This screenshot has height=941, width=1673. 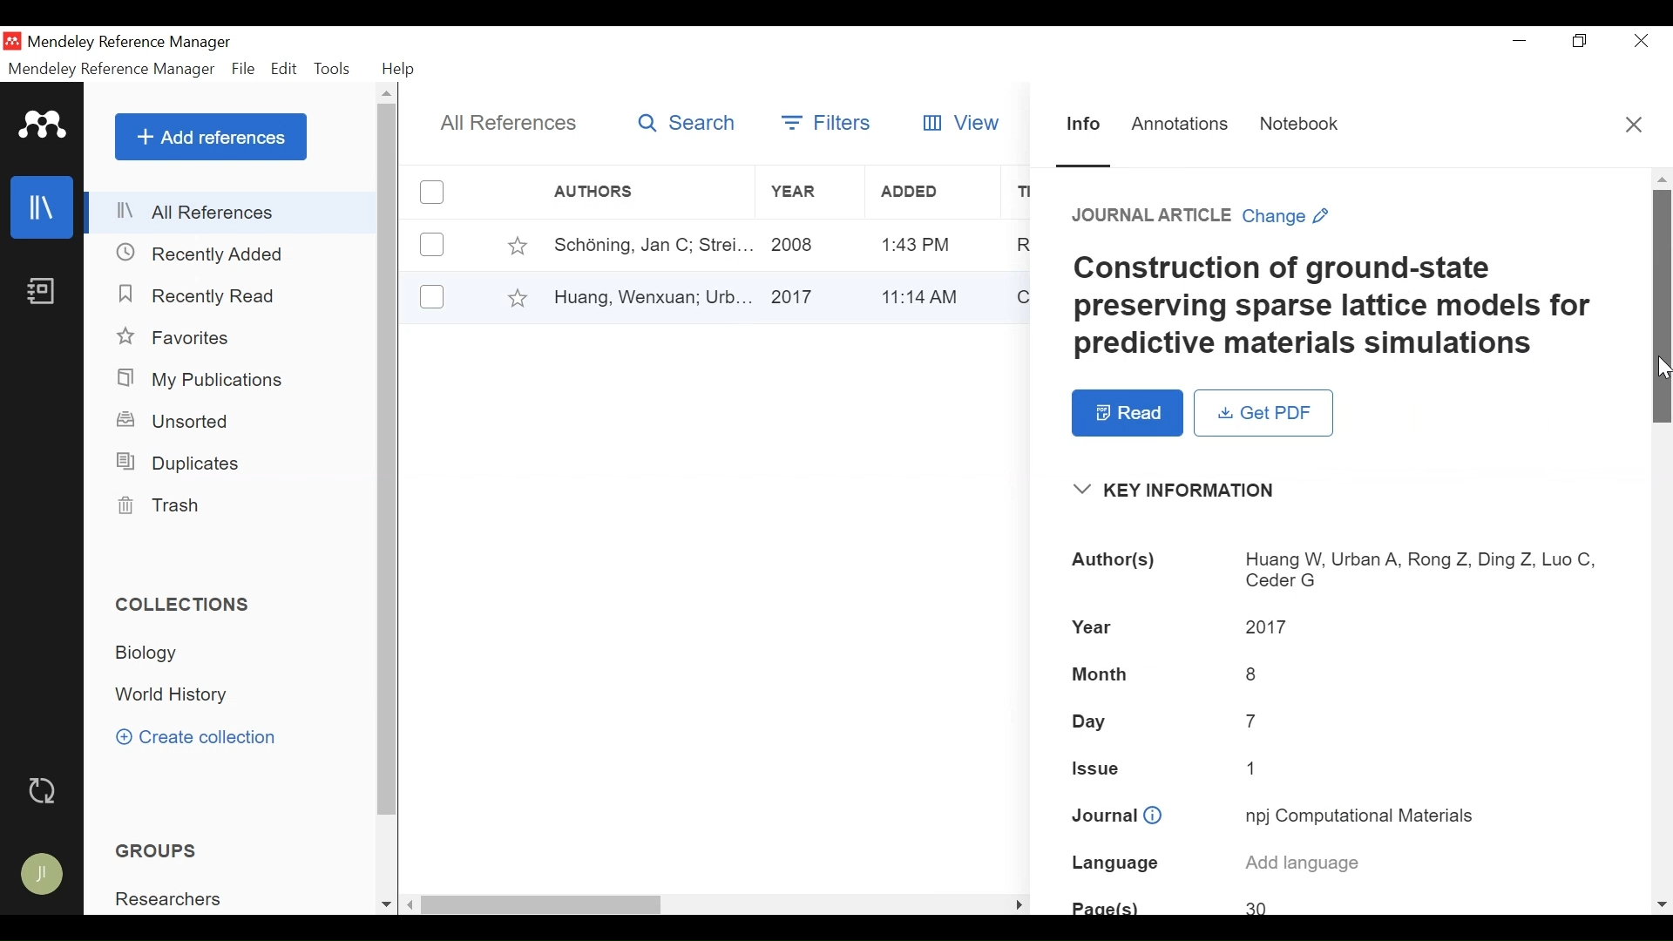 I want to click on Added, so click(x=928, y=193).